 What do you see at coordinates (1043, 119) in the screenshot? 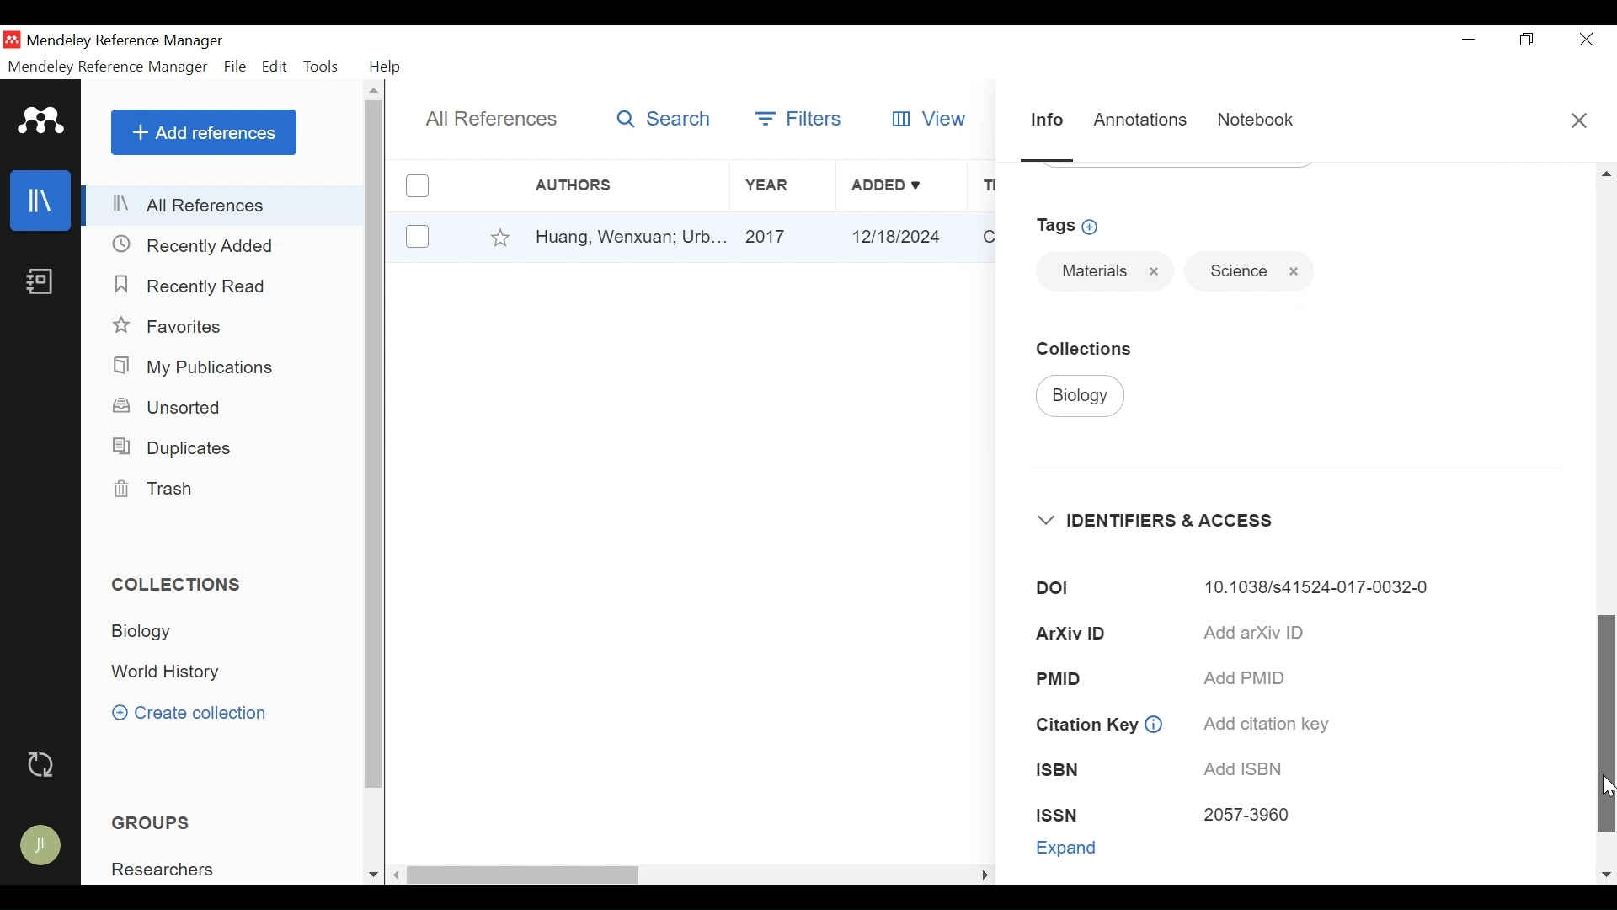
I see `Information` at bounding box center [1043, 119].